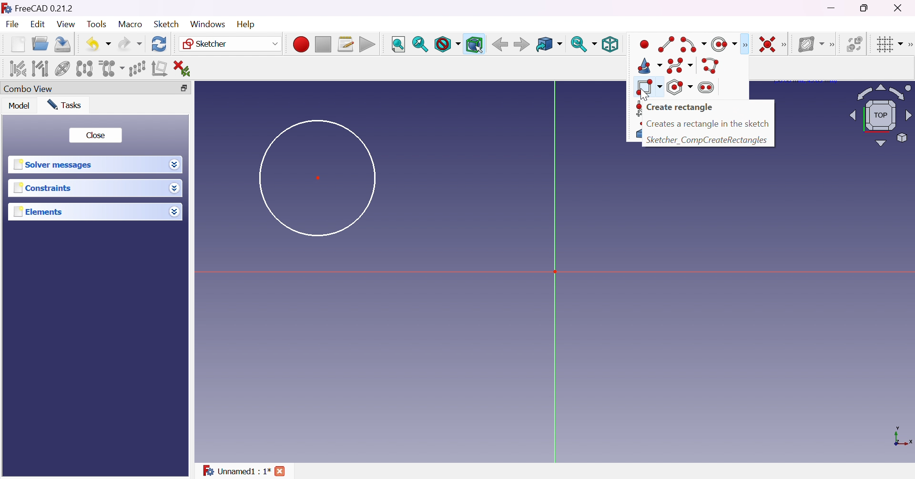 This screenshot has height=479, width=915. What do you see at coordinates (319, 177) in the screenshot?
I see `Dot` at bounding box center [319, 177].